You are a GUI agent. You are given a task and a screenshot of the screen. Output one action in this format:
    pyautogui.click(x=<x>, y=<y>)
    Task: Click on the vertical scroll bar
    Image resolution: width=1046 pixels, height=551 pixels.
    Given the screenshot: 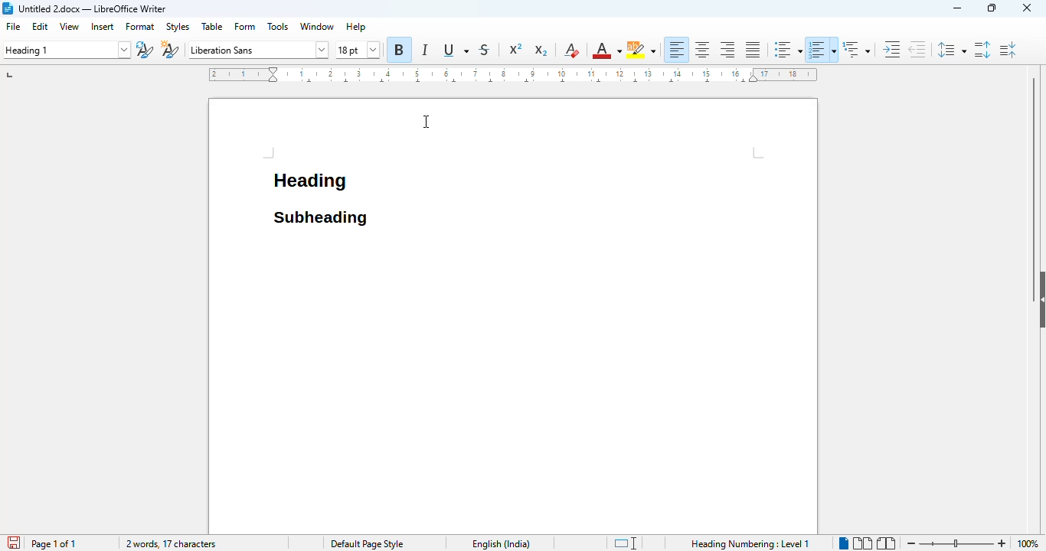 What is the action you would take?
    pyautogui.click(x=1035, y=165)
    